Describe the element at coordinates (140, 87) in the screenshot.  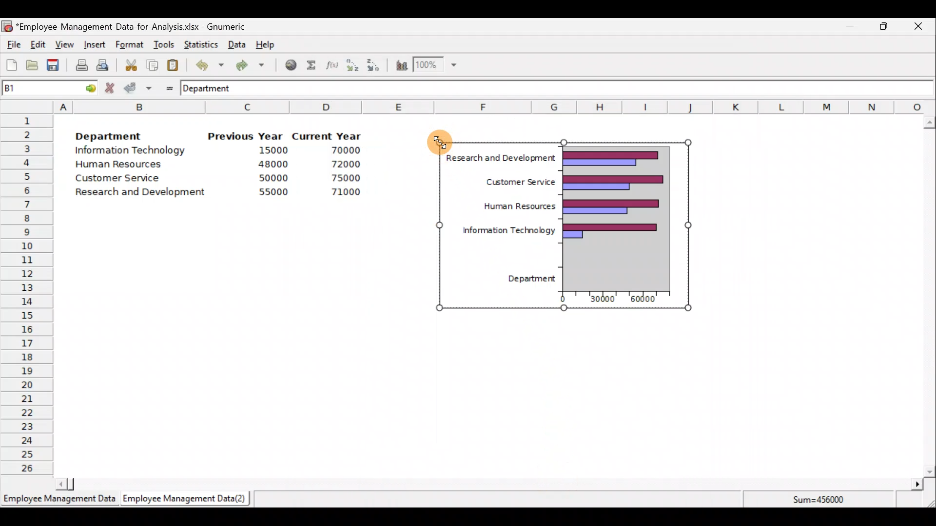
I see `Accept change` at that location.